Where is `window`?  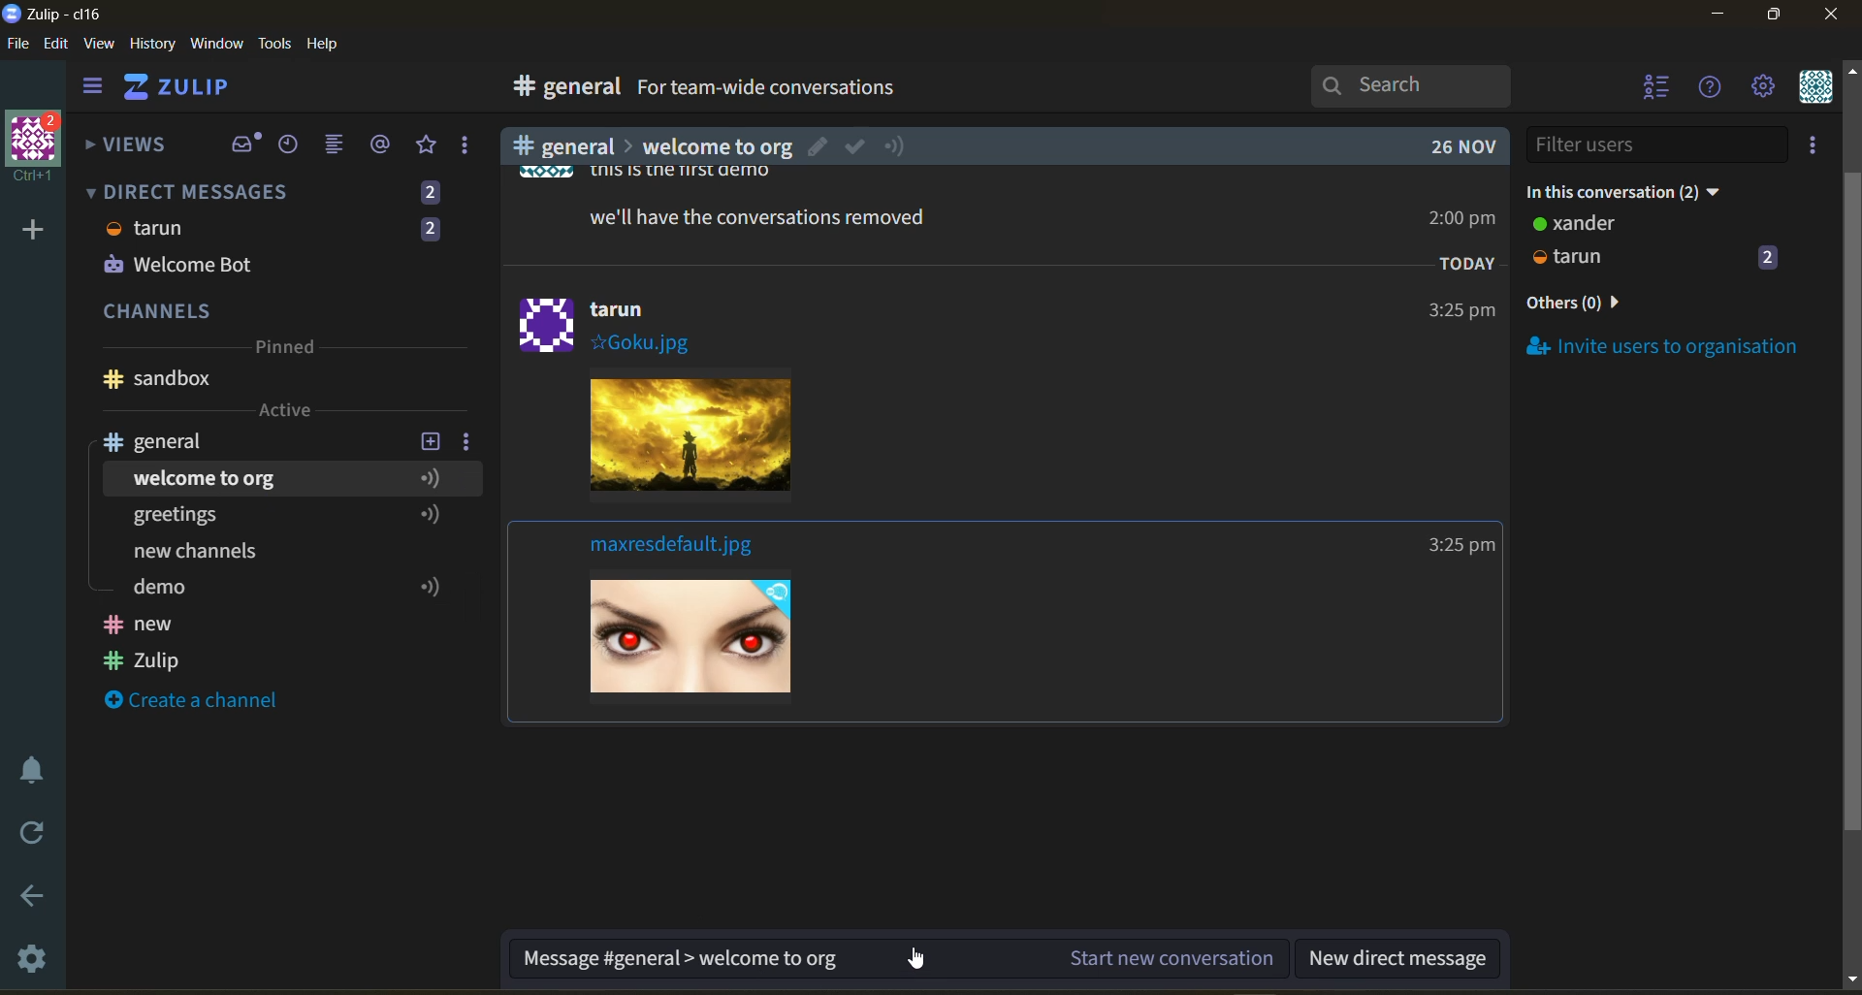
window is located at coordinates (214, 45).